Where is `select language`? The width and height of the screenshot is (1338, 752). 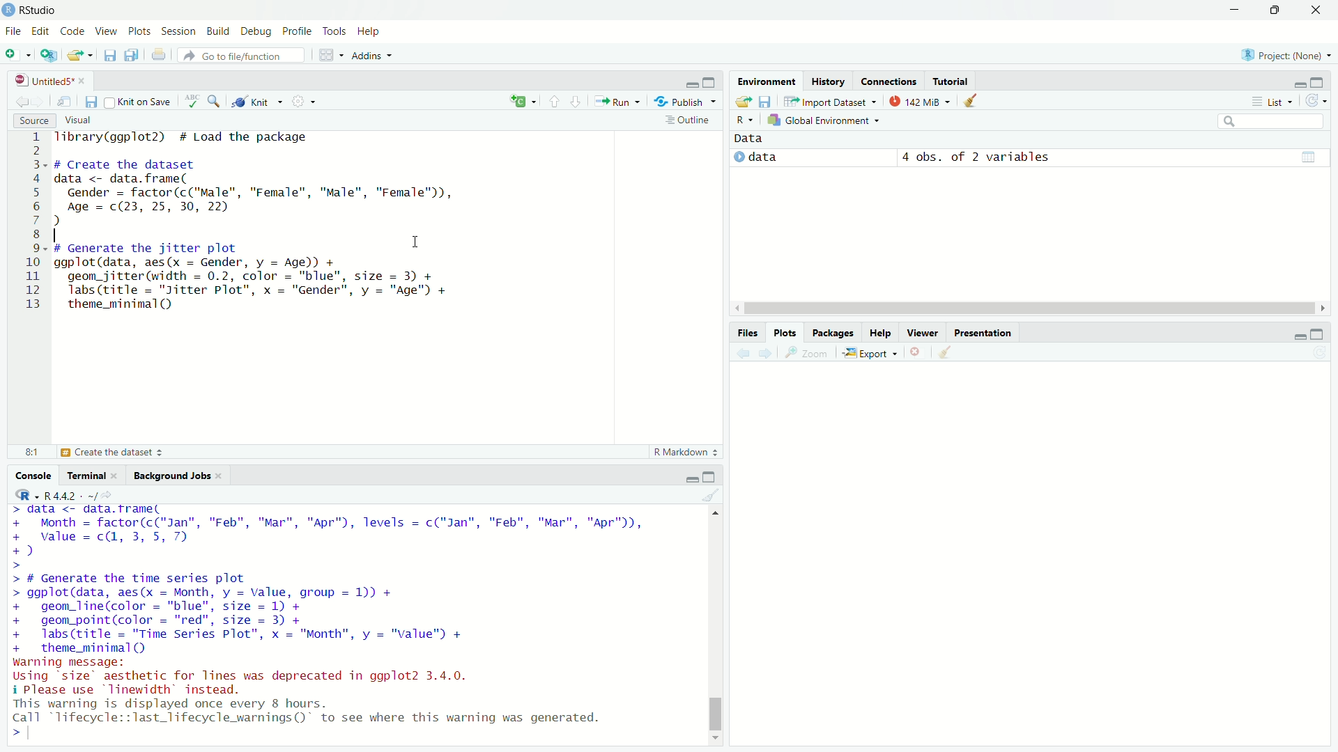
select language is located at coordinates (20, 495).